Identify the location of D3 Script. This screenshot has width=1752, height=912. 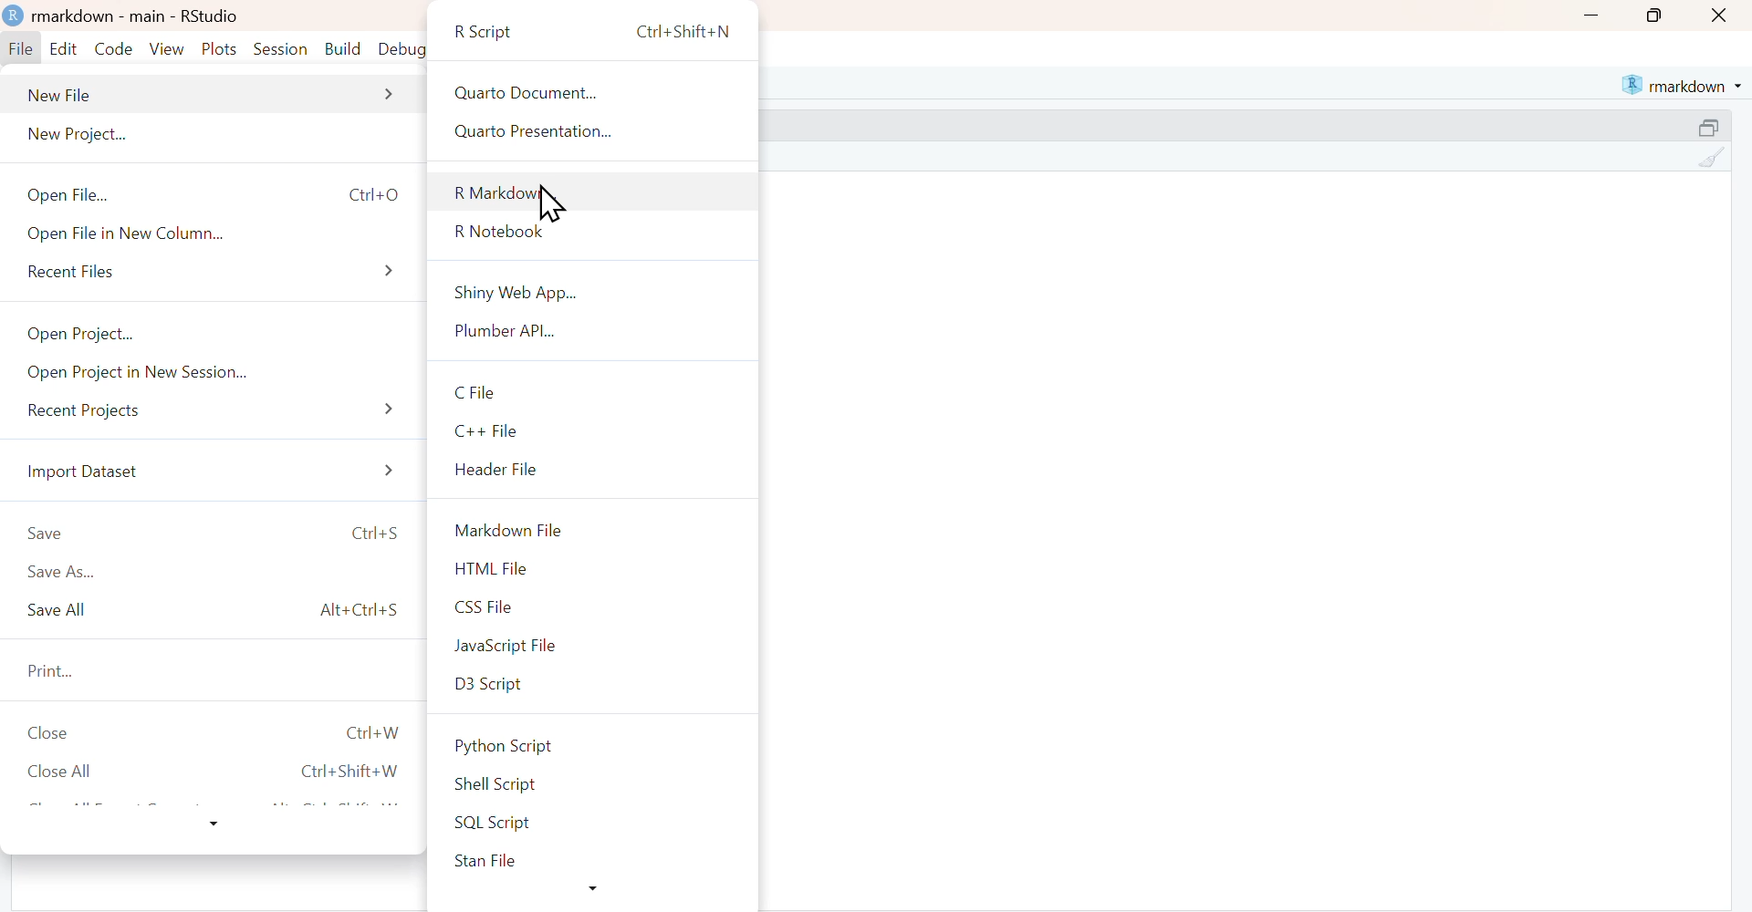
(594, 683).